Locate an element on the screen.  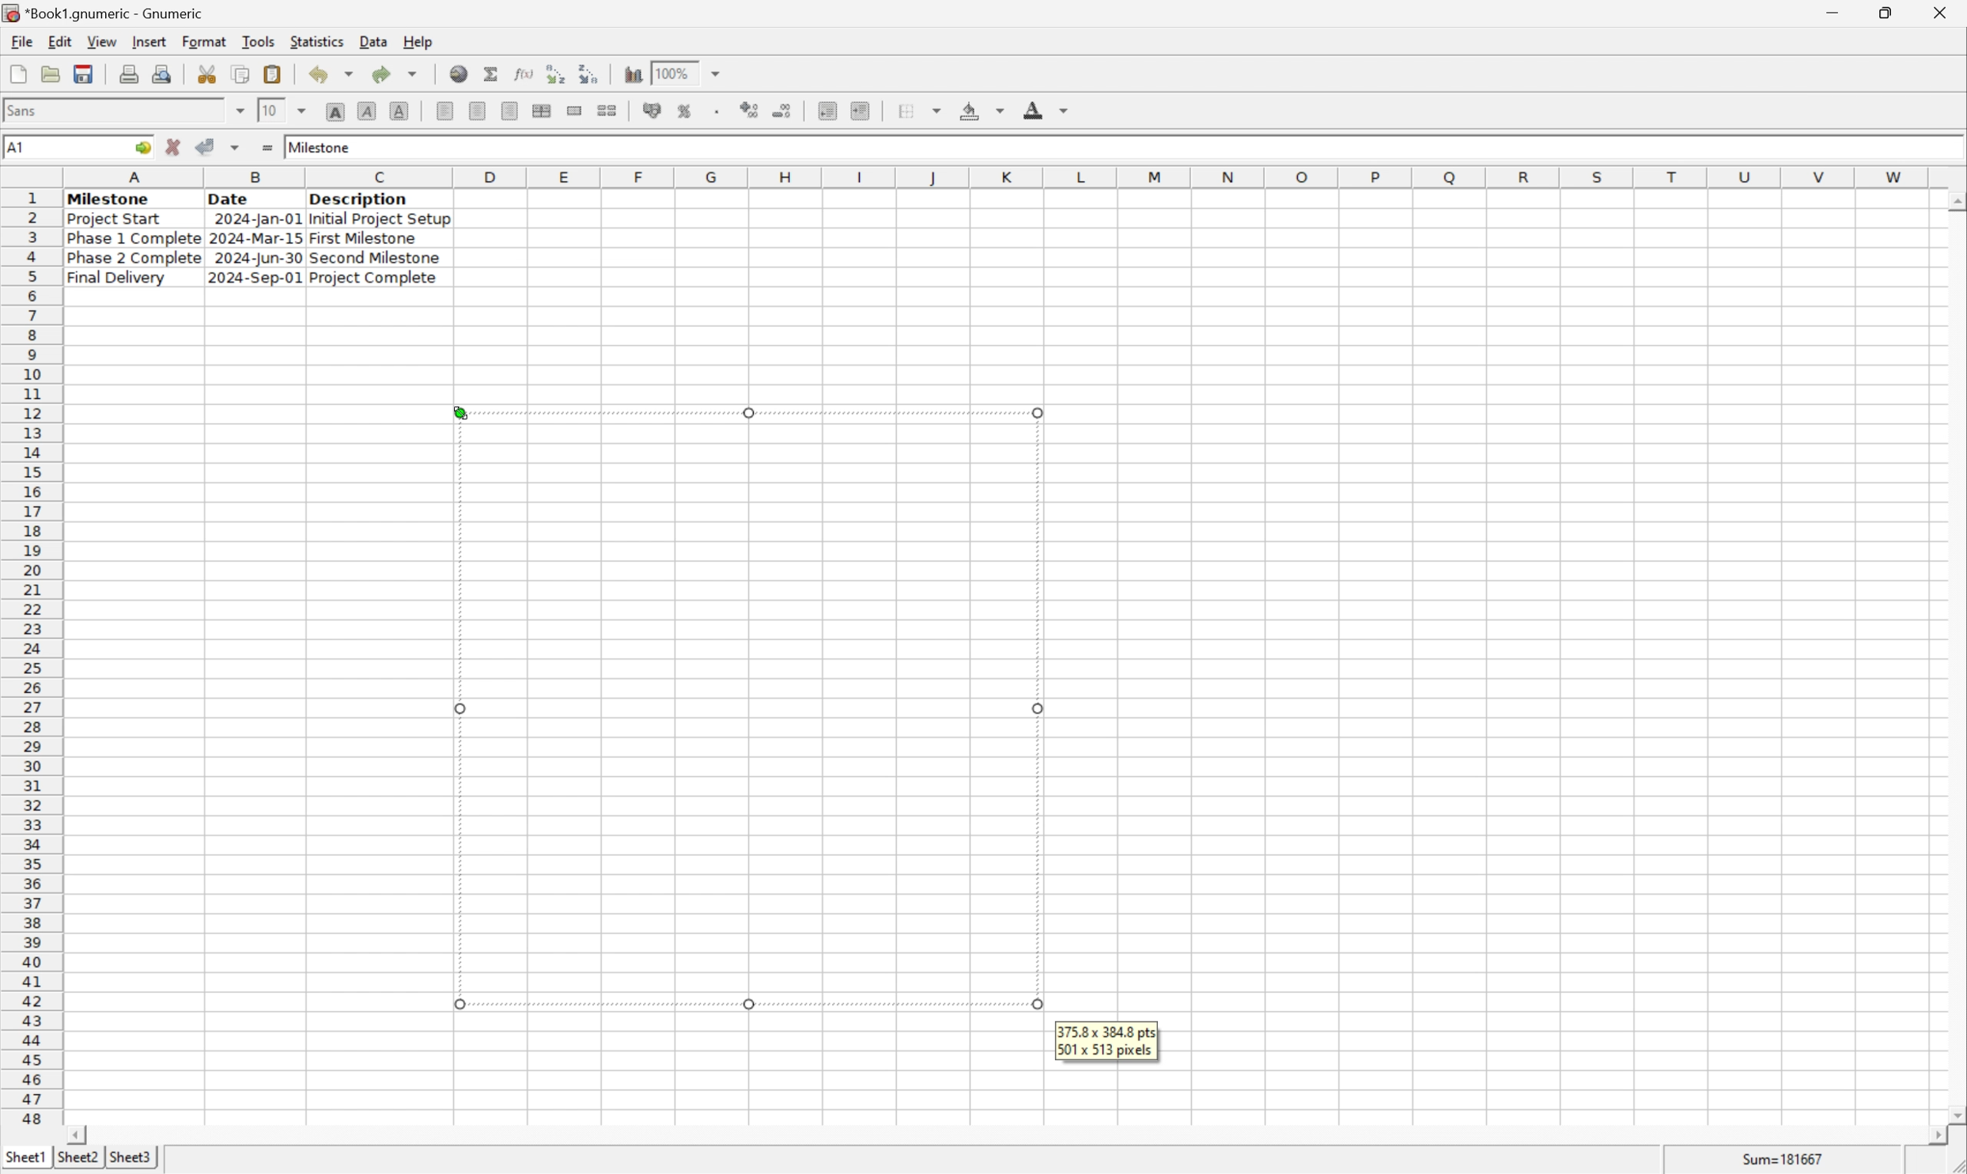
decrease indent is located at coordinates (827, 112).